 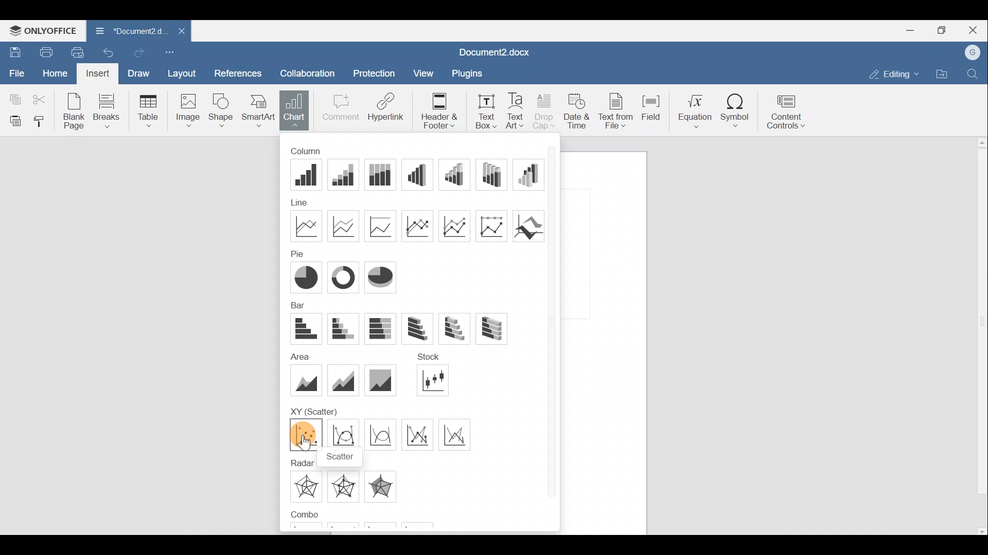 What do you see at coordinates (342, 435) in the screenshot?
I see `Scatter with smooth lines & markers` at bounding box center [342, 435].